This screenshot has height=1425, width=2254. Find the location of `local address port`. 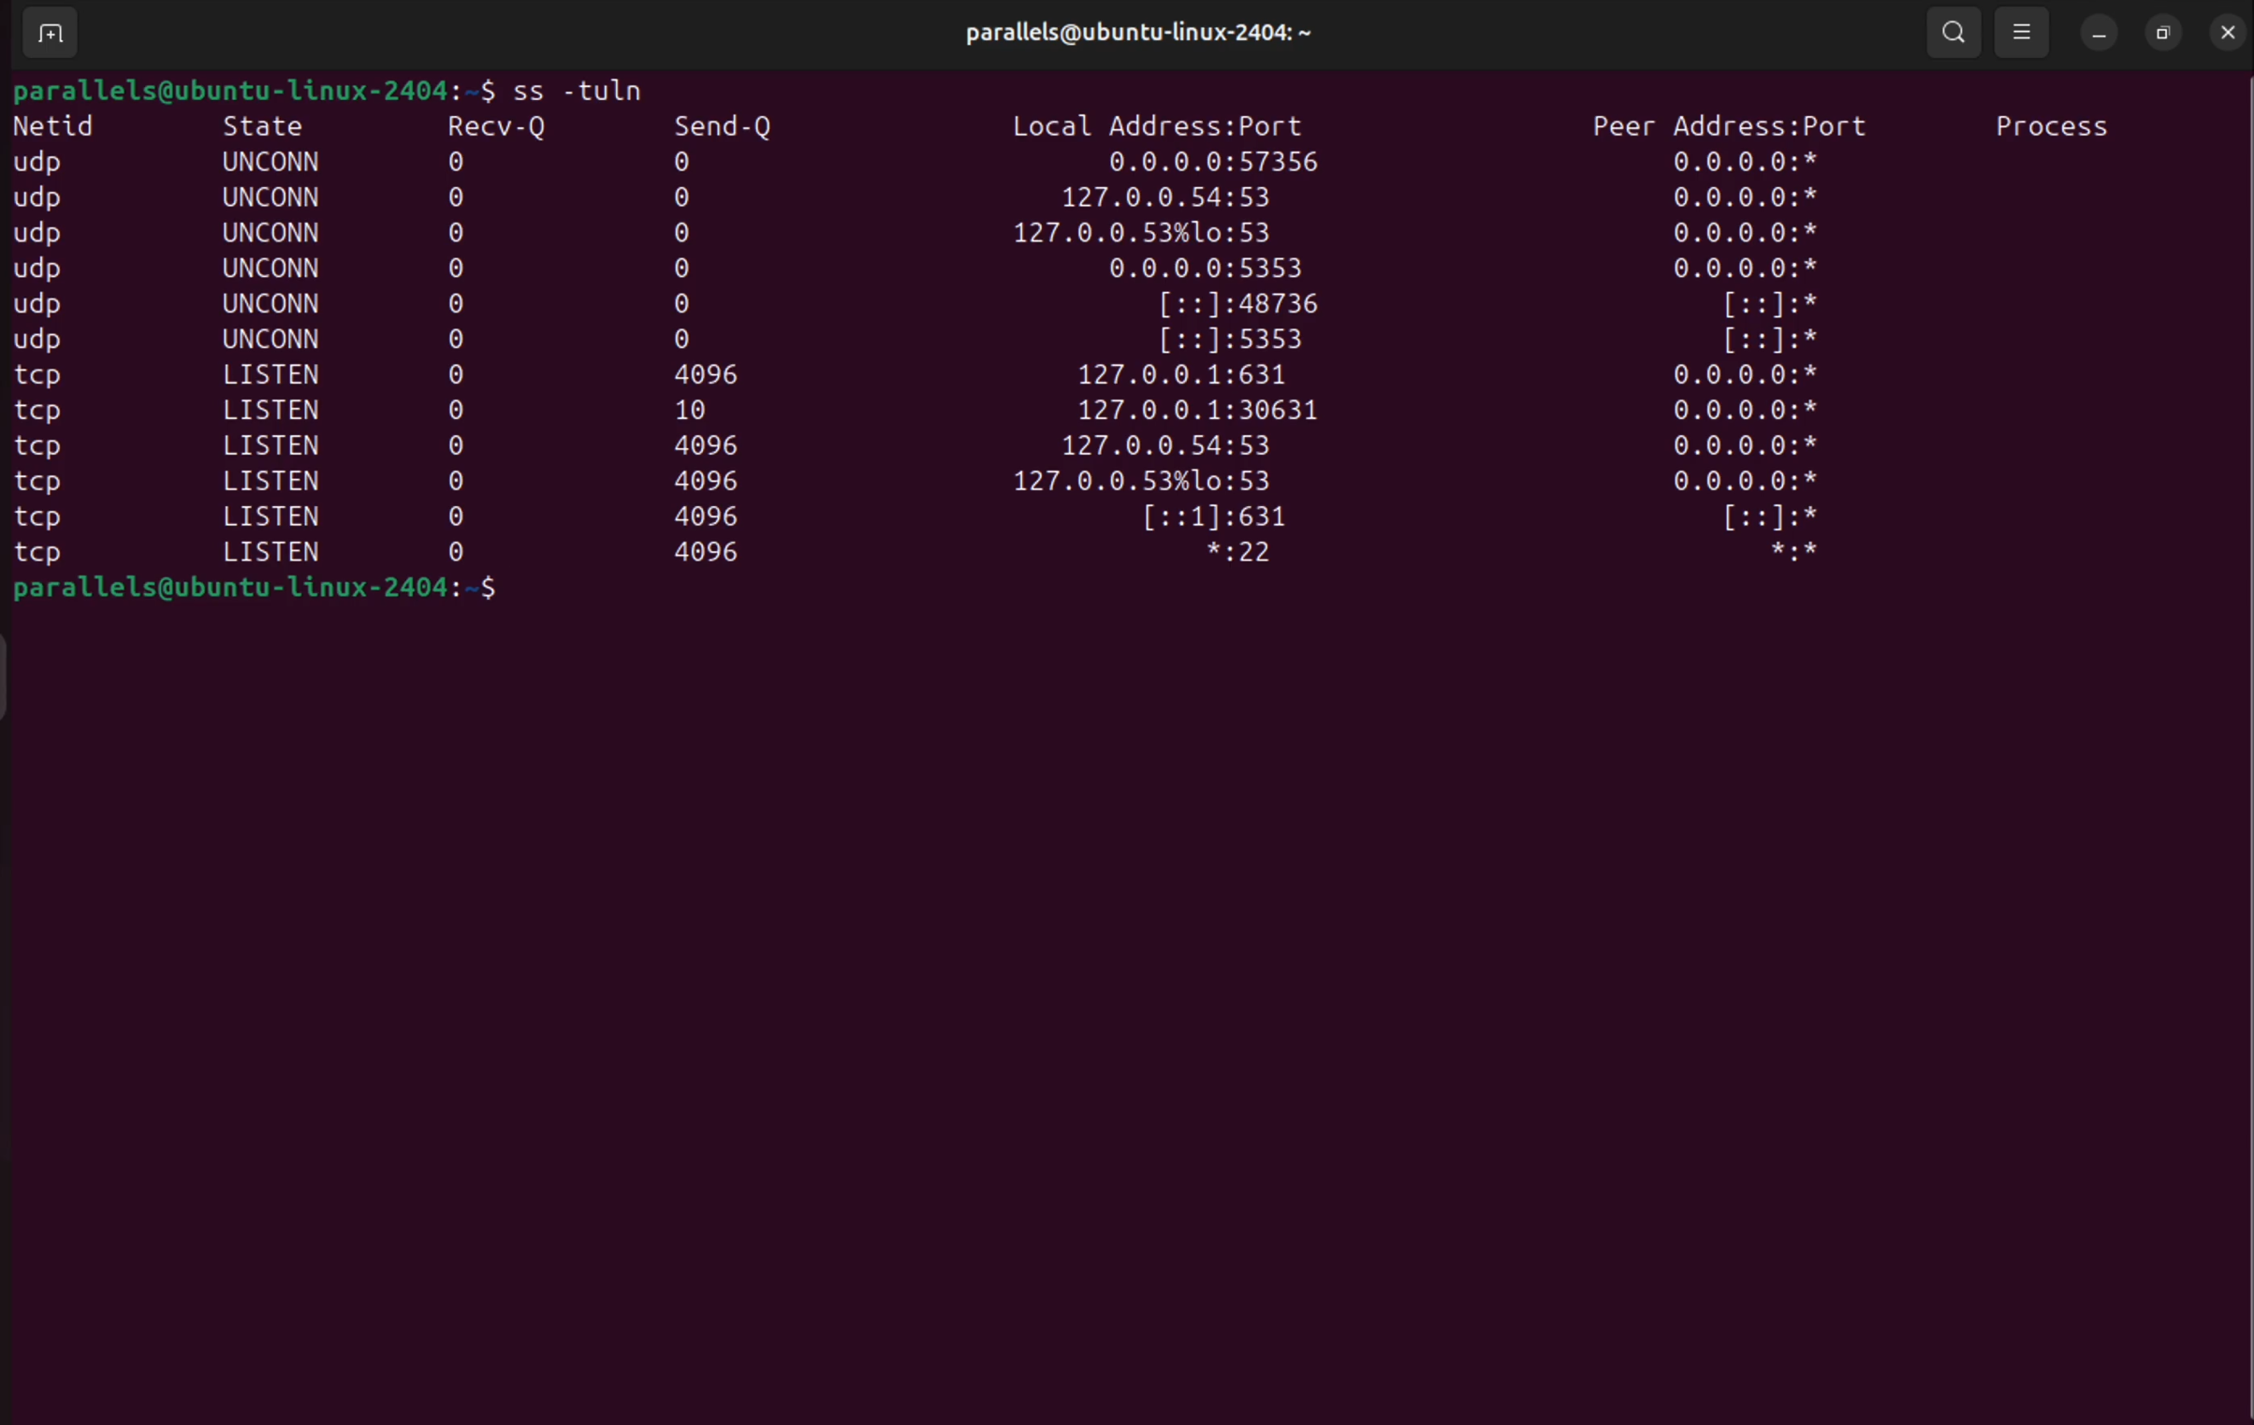

local address port is located at coordinates (1174, 124).